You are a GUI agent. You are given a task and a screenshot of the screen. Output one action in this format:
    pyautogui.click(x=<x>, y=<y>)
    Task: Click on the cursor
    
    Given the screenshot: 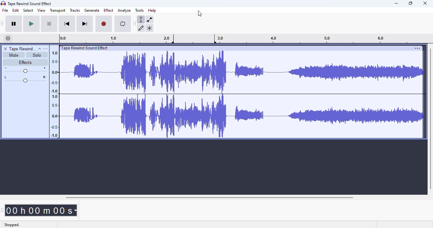 What is the action you would take?
    pyautogui.click(x=200, y=14)
    